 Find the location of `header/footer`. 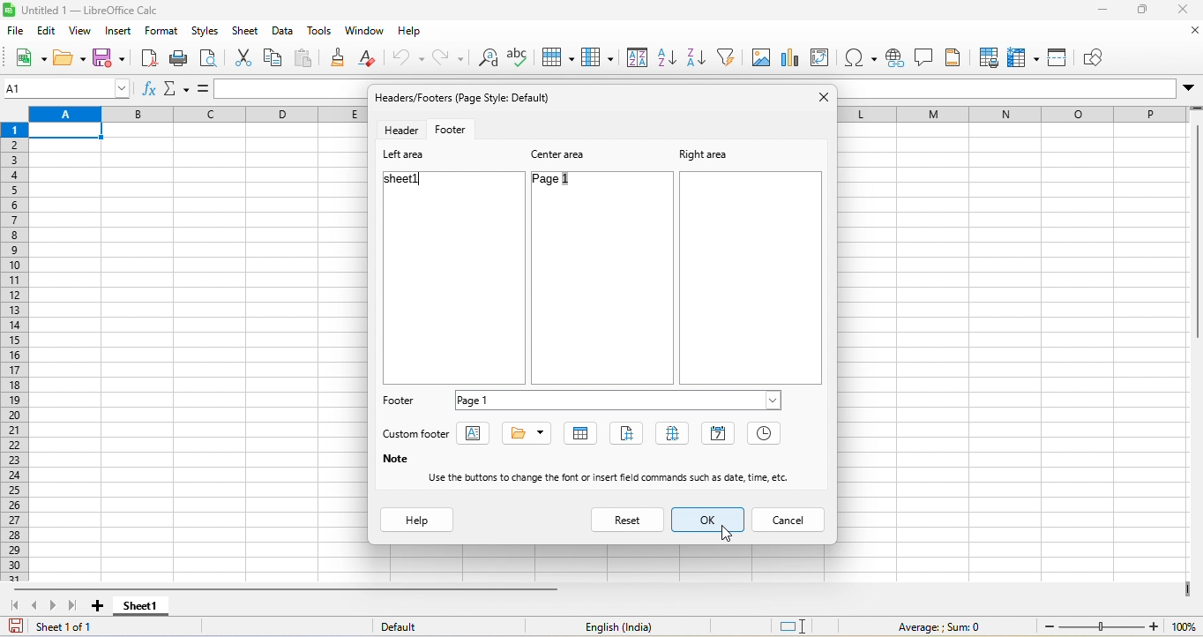

header/footer is located at coordinates (469, 97).